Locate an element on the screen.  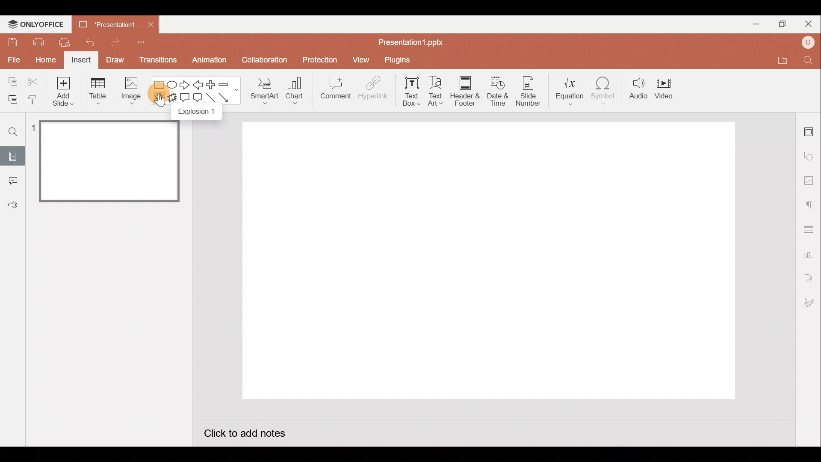
Find is located at coordinates (811, 61).